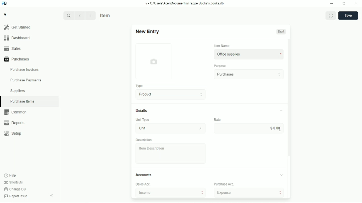 The width and height of the screenshot is (362, 203). Describe the element at coordinates (69, 16) in the screenshot. I see `Search` at that location.